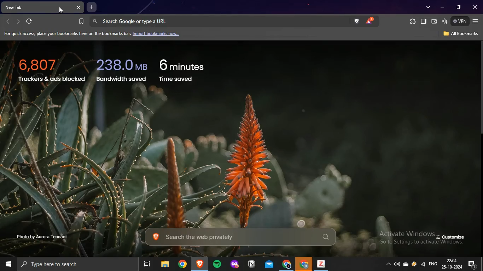 Image resolution: width=483 pixels, height=271 pixels. What do you see at coordinates (476, 22) in the screenshot?
I see `customize and control brave` at bounding box center [476, 22].